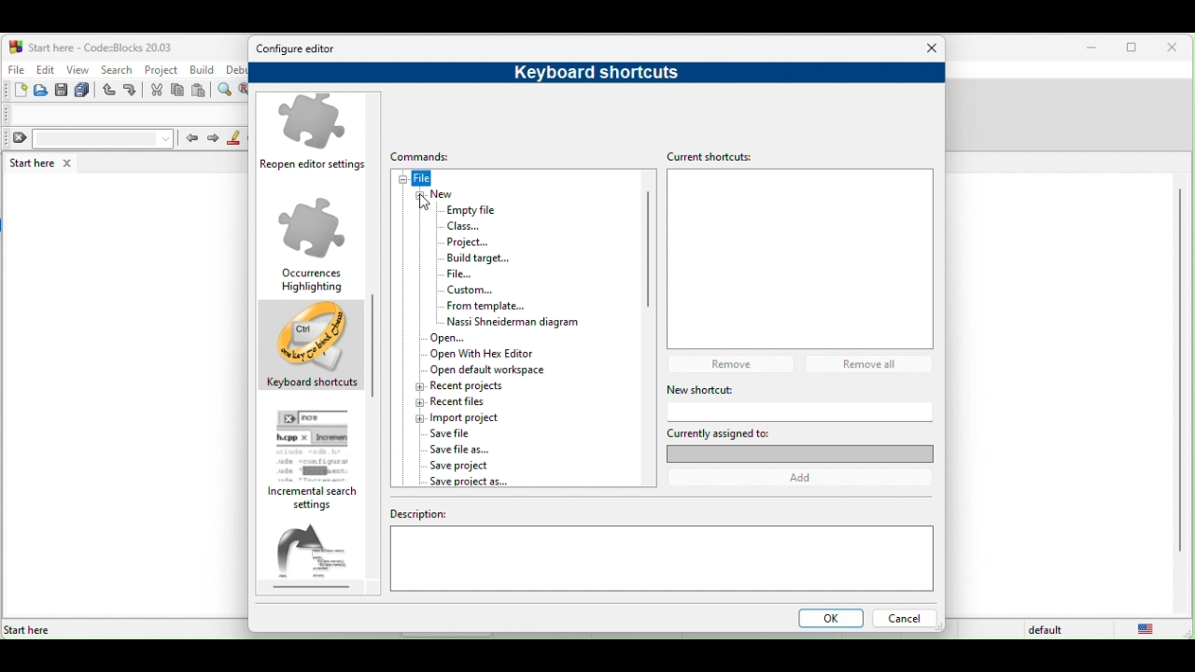  What do you see at coordinates (15, 67) in the screenshot?
I see `file` at bounding box center [15, 67].